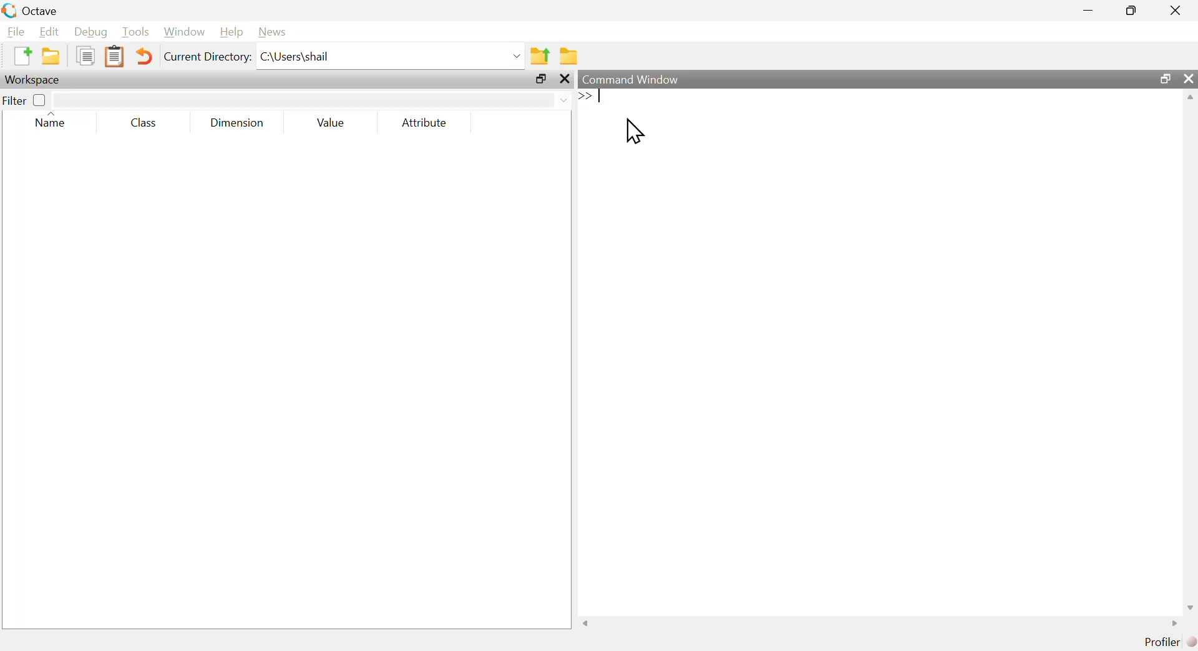  I want to click on checkbox, so click(41, 101).